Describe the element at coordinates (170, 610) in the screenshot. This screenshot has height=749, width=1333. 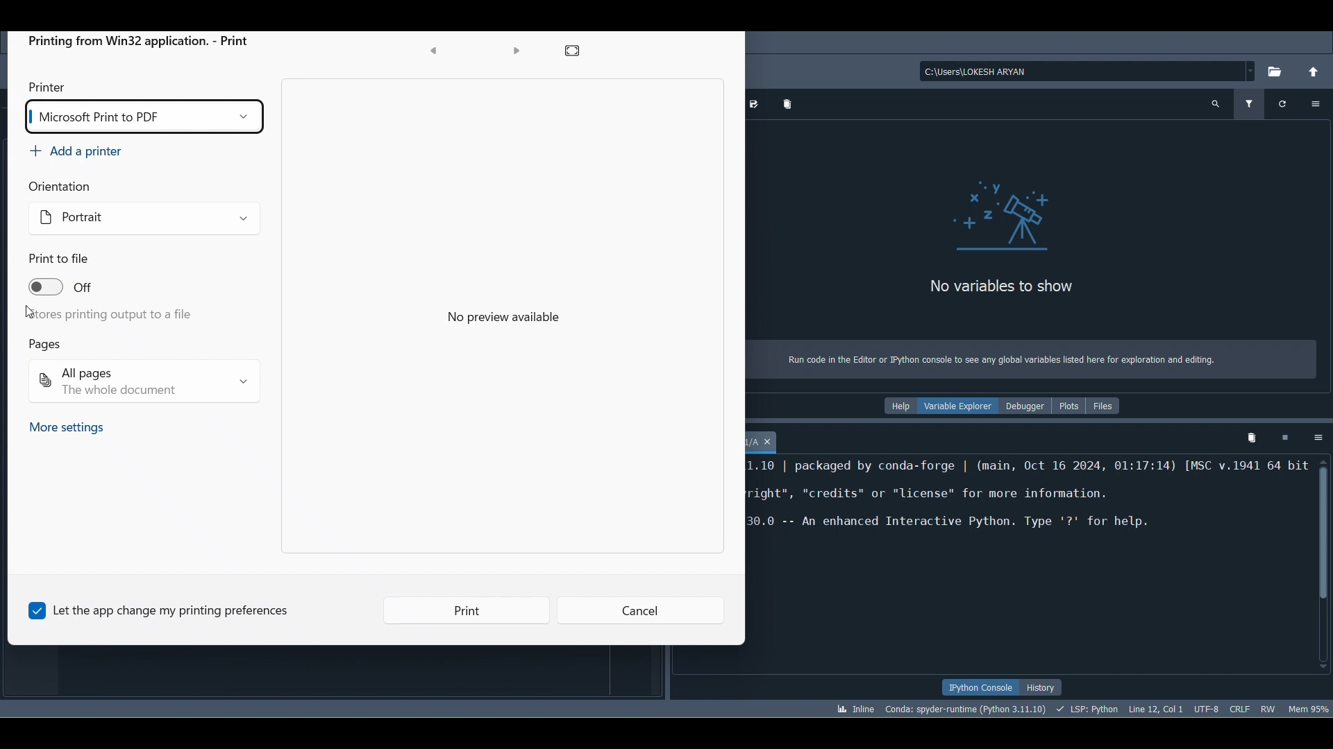
I see `Let the app change my printing preferences` at that location.